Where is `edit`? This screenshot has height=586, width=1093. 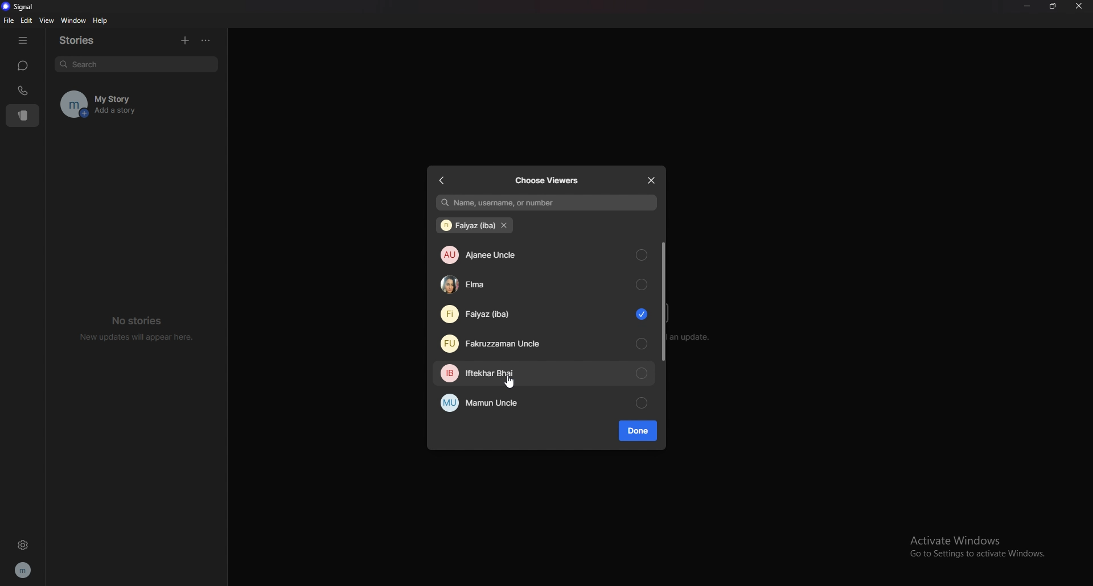
edit is located at coordinates (26, 20).